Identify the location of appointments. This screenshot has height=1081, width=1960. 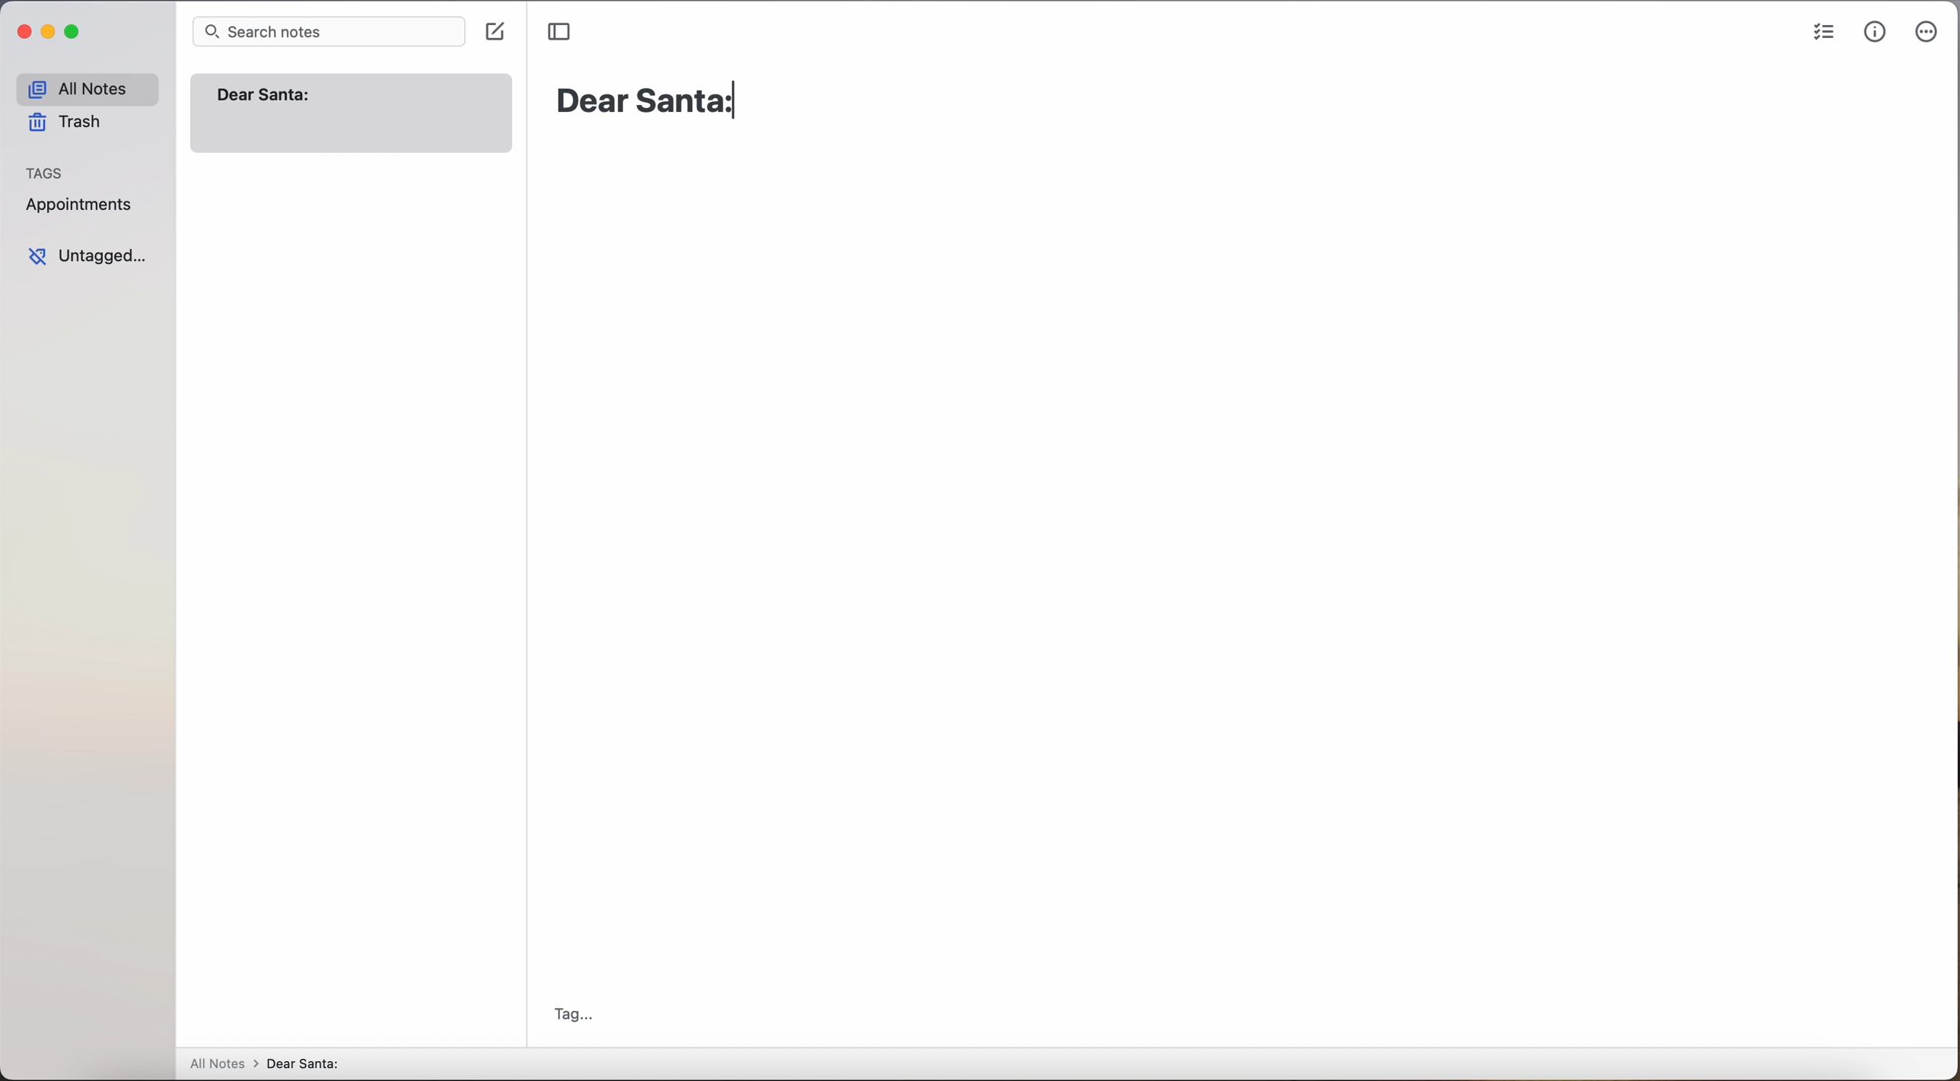
(81, 208).